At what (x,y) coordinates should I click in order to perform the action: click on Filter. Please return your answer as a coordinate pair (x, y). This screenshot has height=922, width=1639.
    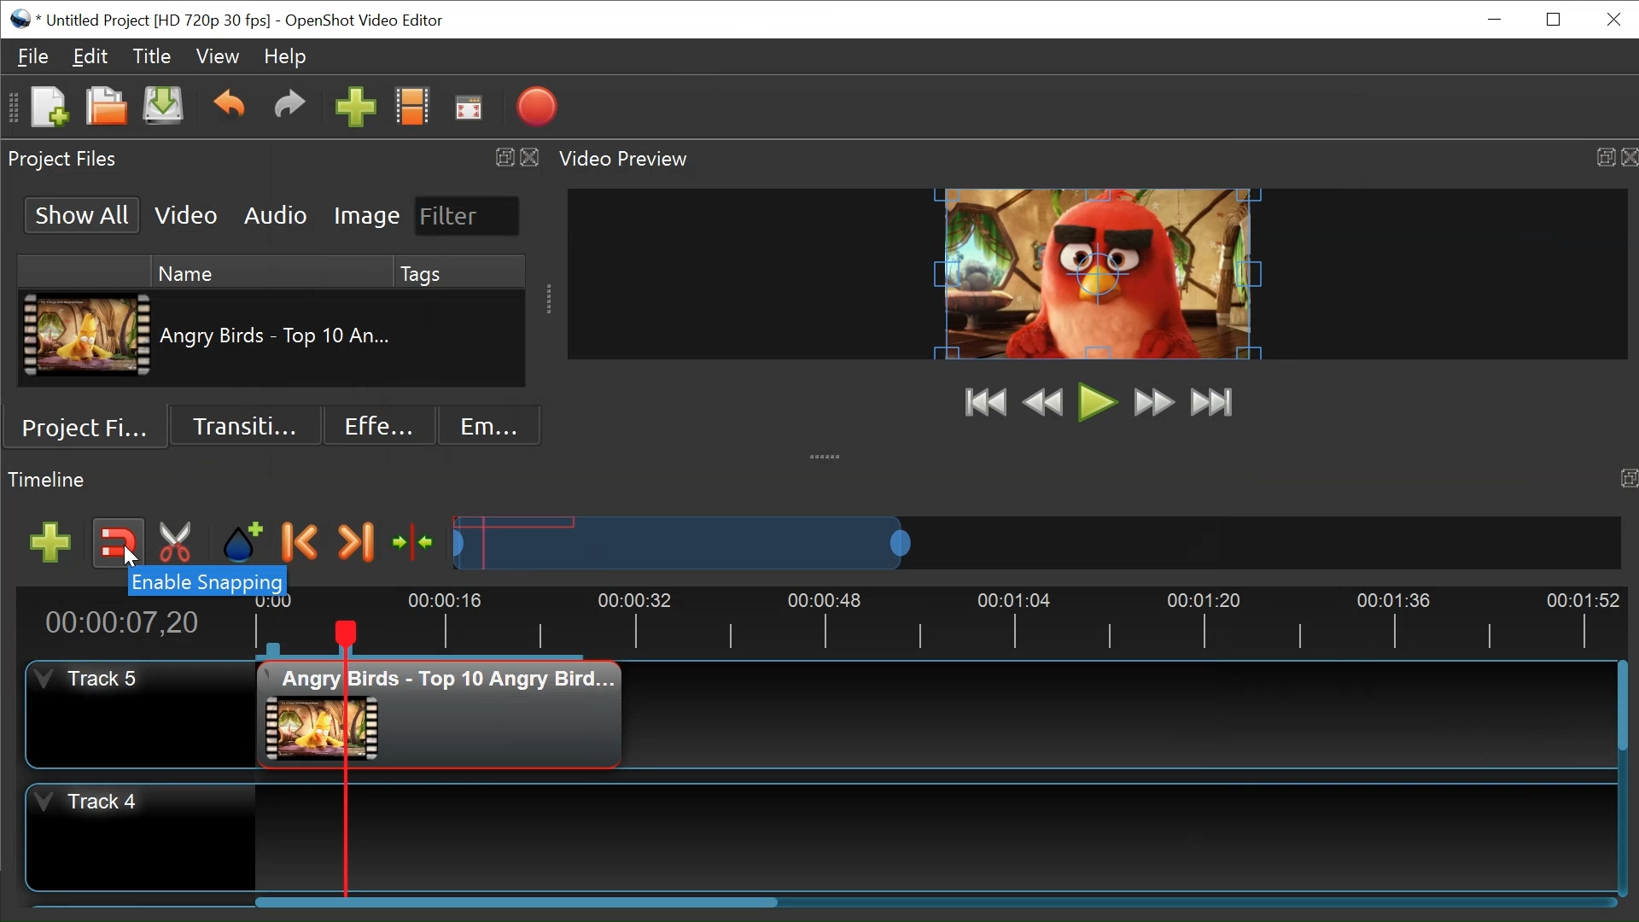
    Looking at the image, I should click on (464, 215).